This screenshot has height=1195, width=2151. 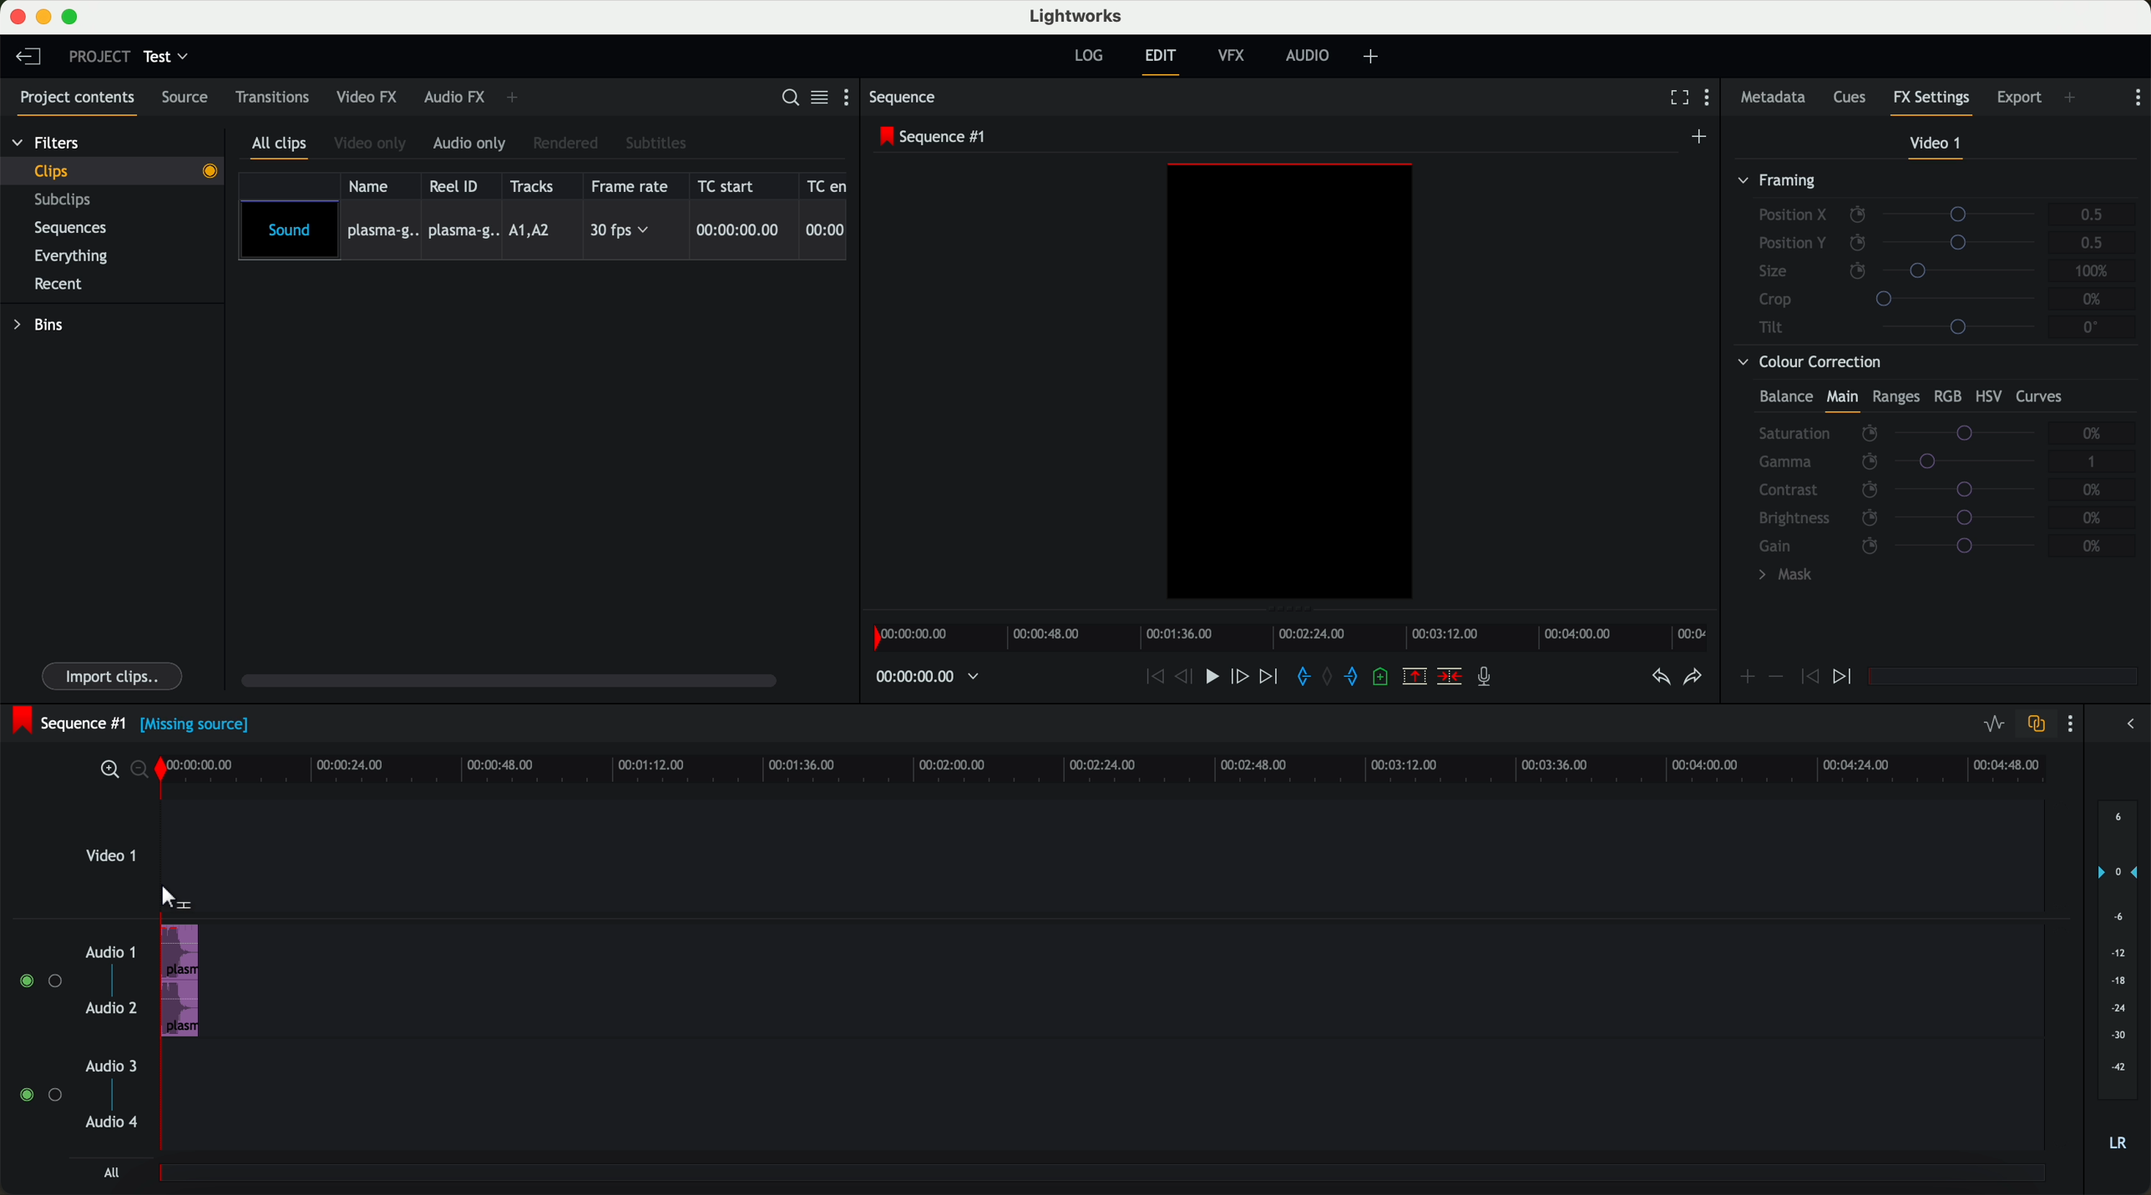 I want to click on show settings menu, so click(x=2138, y=97).